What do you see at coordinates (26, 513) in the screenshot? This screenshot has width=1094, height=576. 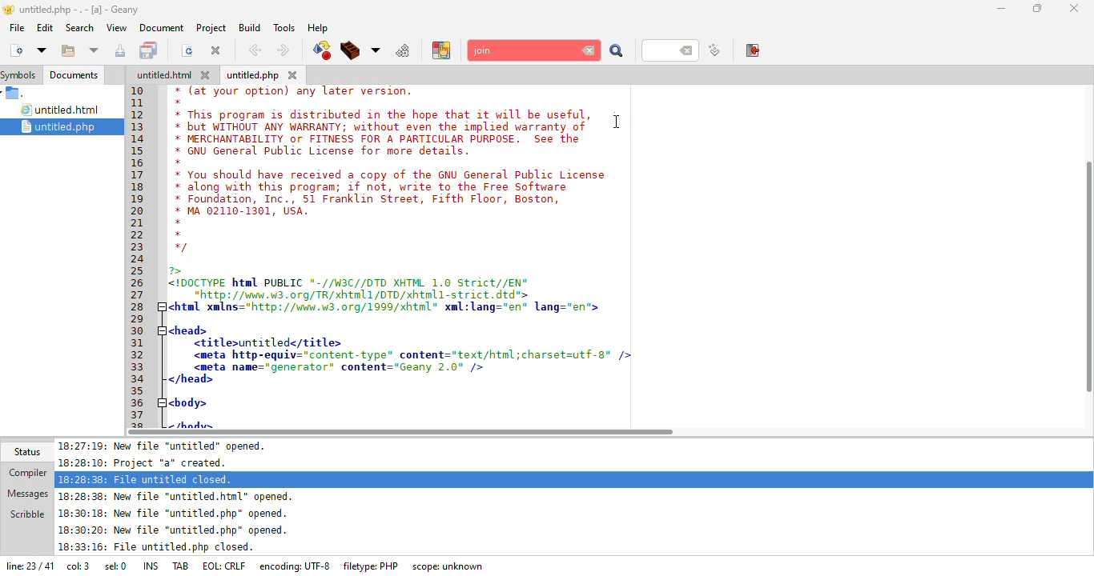 I see `scribble` at bounding box center [26, 513].